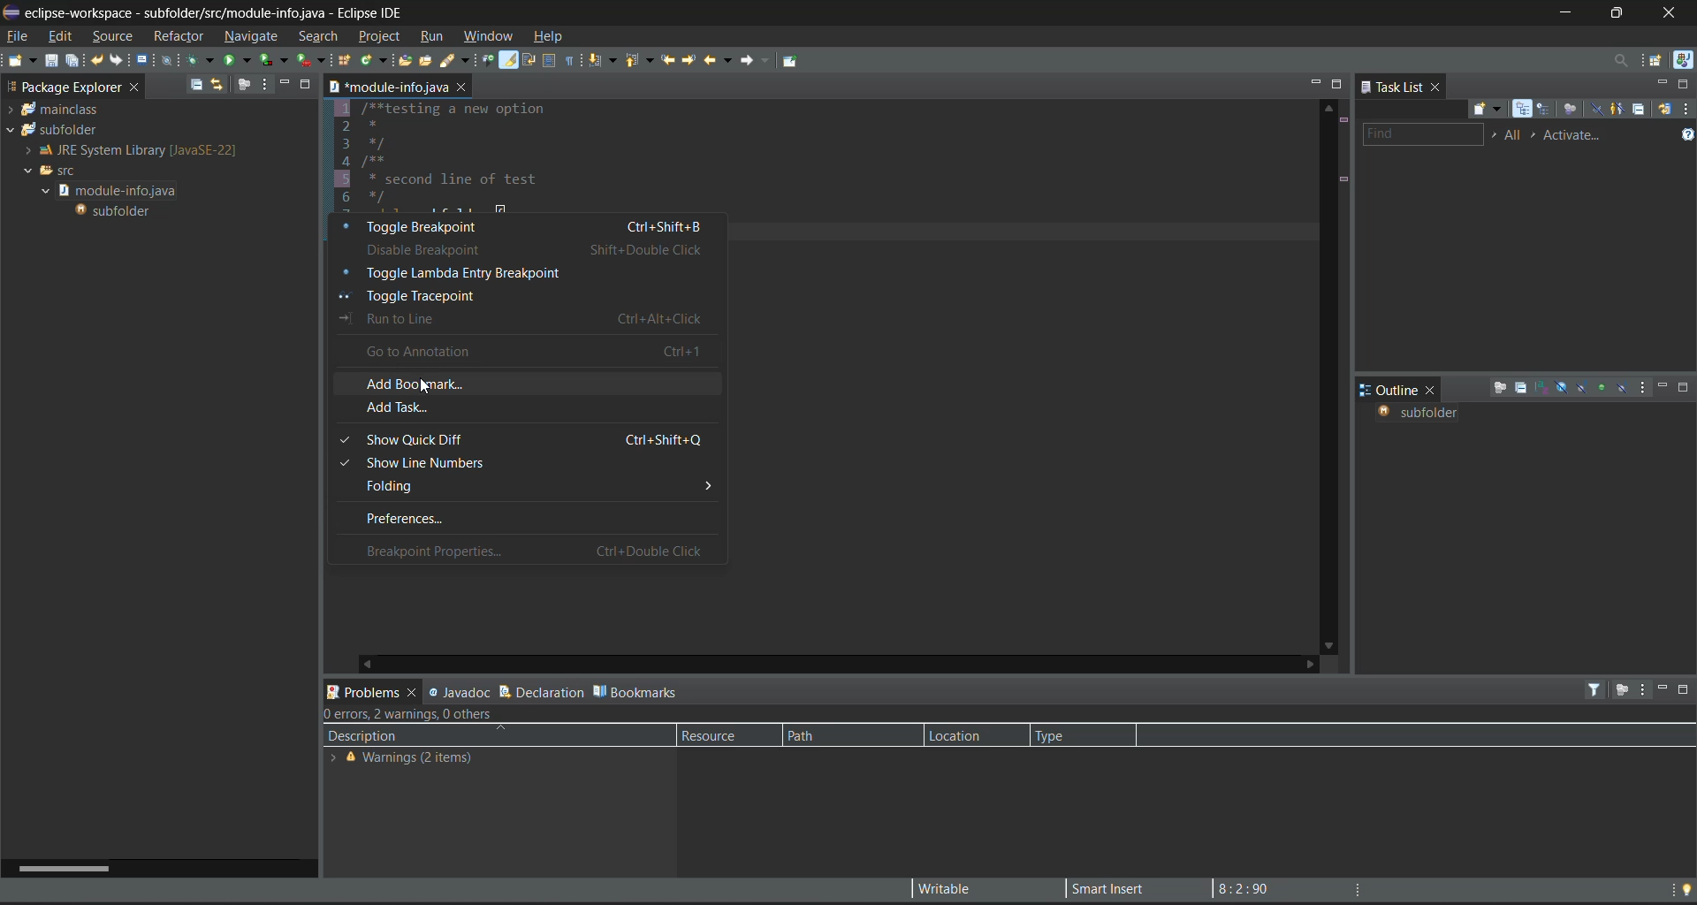 This screenshot has width=1697, height=905. I want to click on focus on active task, so click(246, 83).